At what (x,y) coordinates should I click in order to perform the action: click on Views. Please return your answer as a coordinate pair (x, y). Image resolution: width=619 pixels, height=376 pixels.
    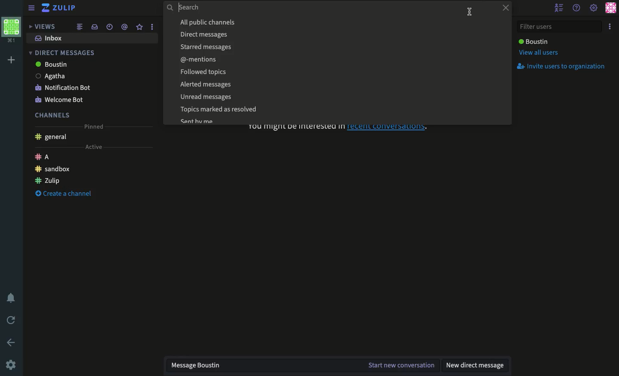
    Looking at the image, I should click on (41, 27).